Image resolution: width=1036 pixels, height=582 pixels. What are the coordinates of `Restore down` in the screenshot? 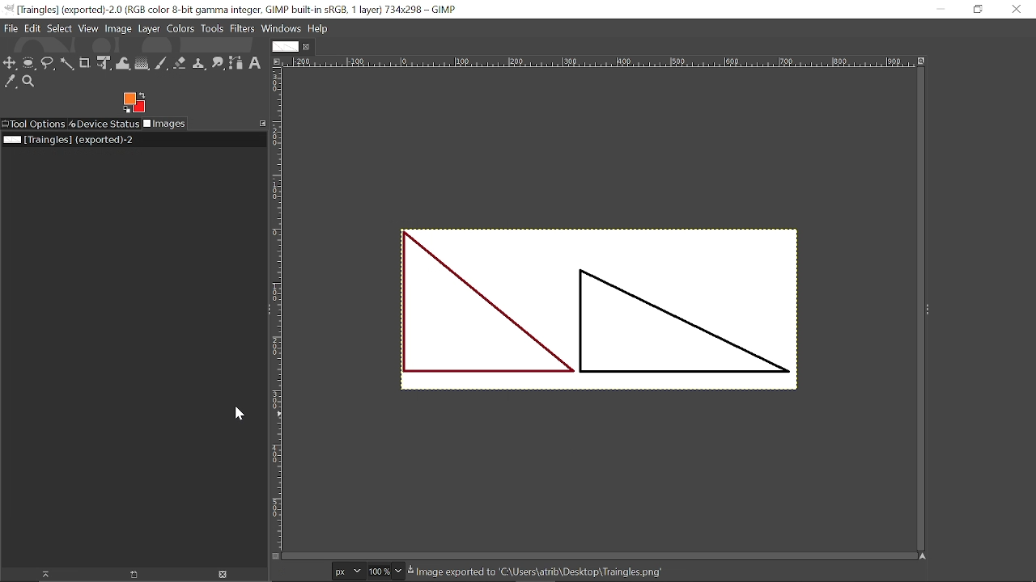 It's located at (976, 10).